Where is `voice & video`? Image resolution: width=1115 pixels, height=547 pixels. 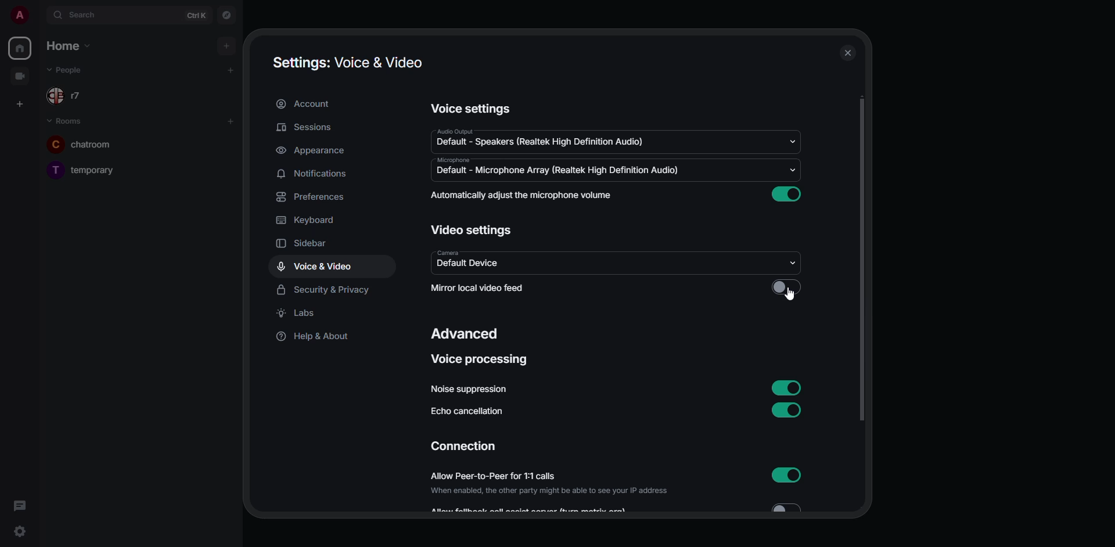
voice & video is located at coordinates (315, 268).